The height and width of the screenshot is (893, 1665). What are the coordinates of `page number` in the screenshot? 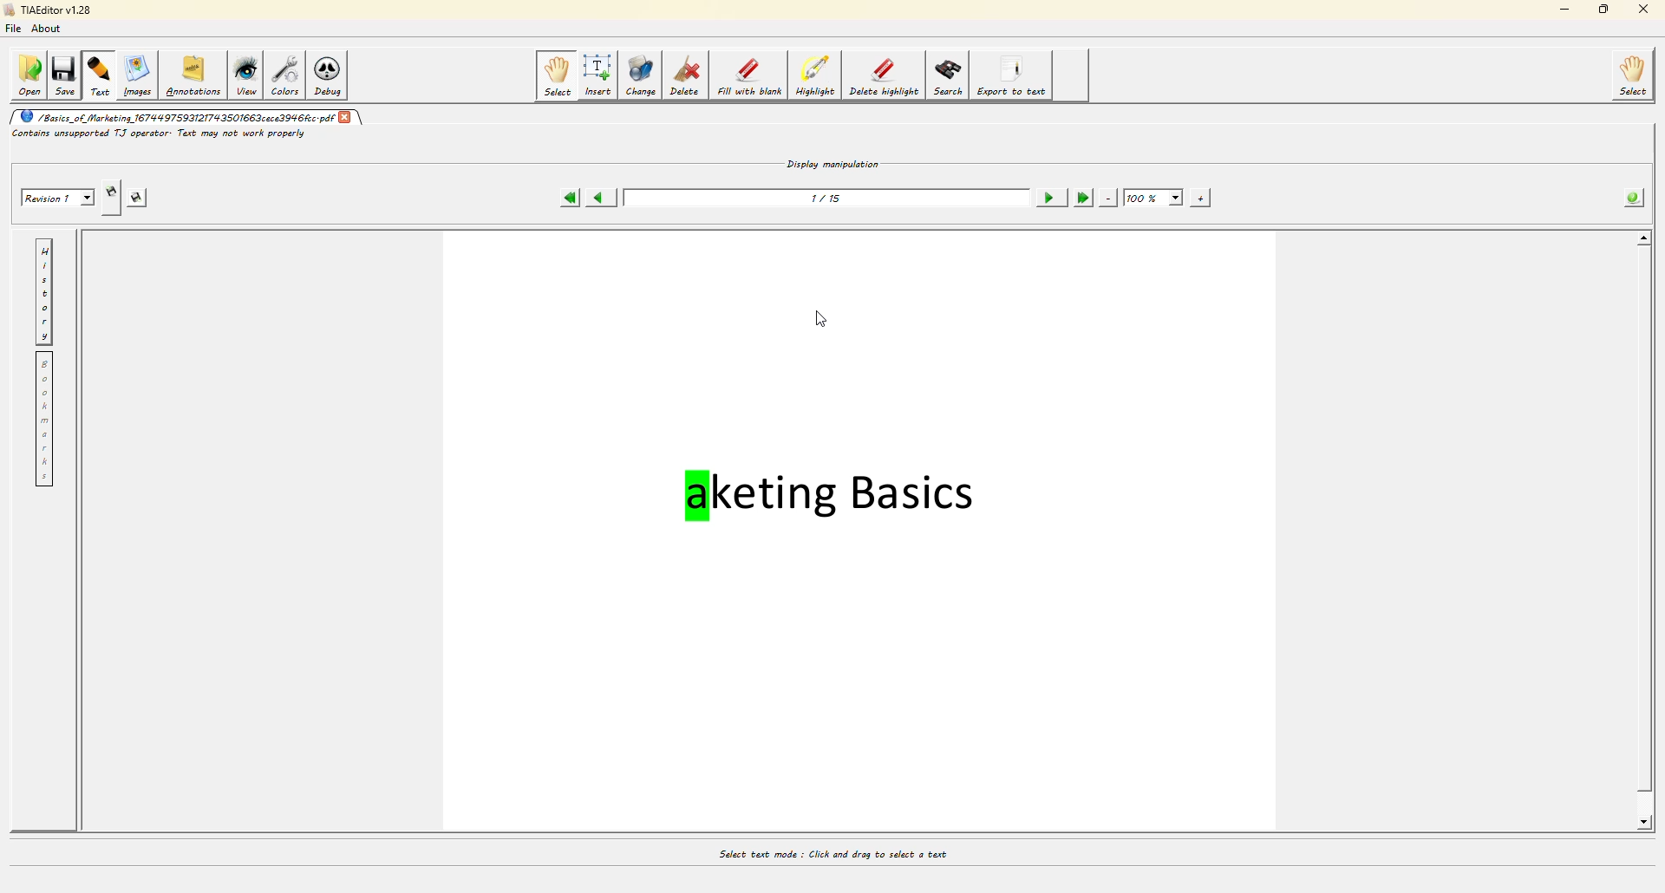 It's located at (824, 201).